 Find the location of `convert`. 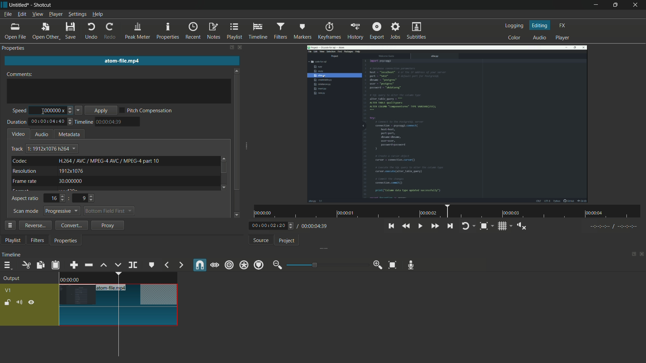

convert is located at coordinates (72, 225).